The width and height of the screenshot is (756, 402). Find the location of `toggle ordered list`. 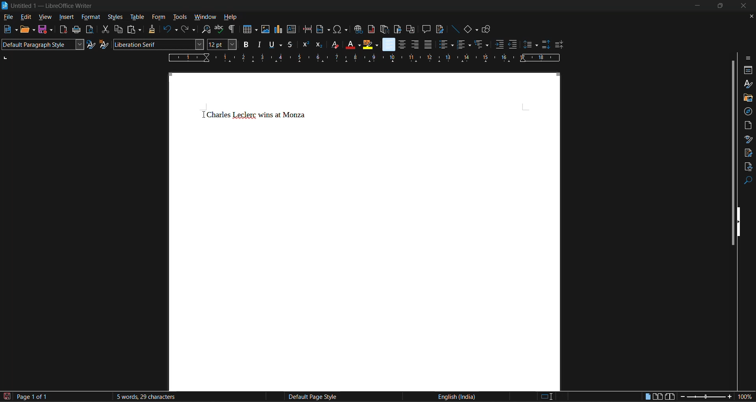

toggle ordered list is located at coordinates (463, 44).